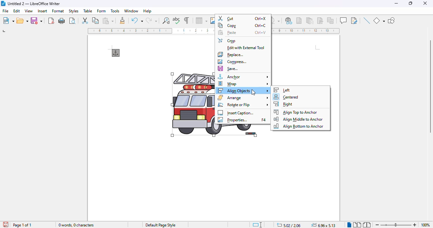  What do you see at coordinates (51, 21) in the screenshot?
I see `export directly as PDF` at bounding box center [51, 21].